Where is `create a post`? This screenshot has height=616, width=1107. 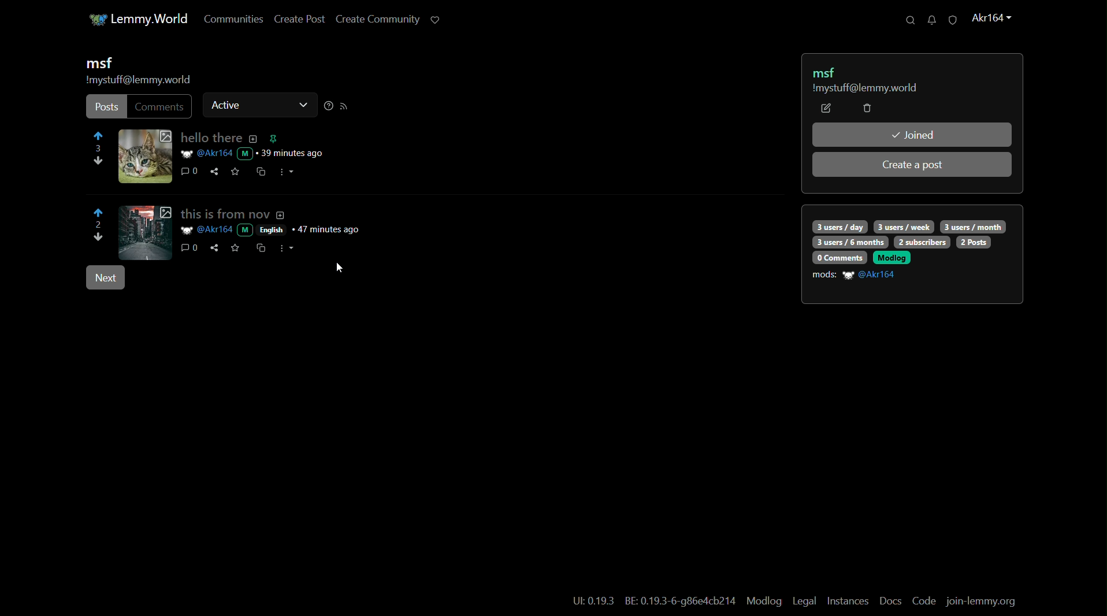
create a post is located at coordinates (913, 165).